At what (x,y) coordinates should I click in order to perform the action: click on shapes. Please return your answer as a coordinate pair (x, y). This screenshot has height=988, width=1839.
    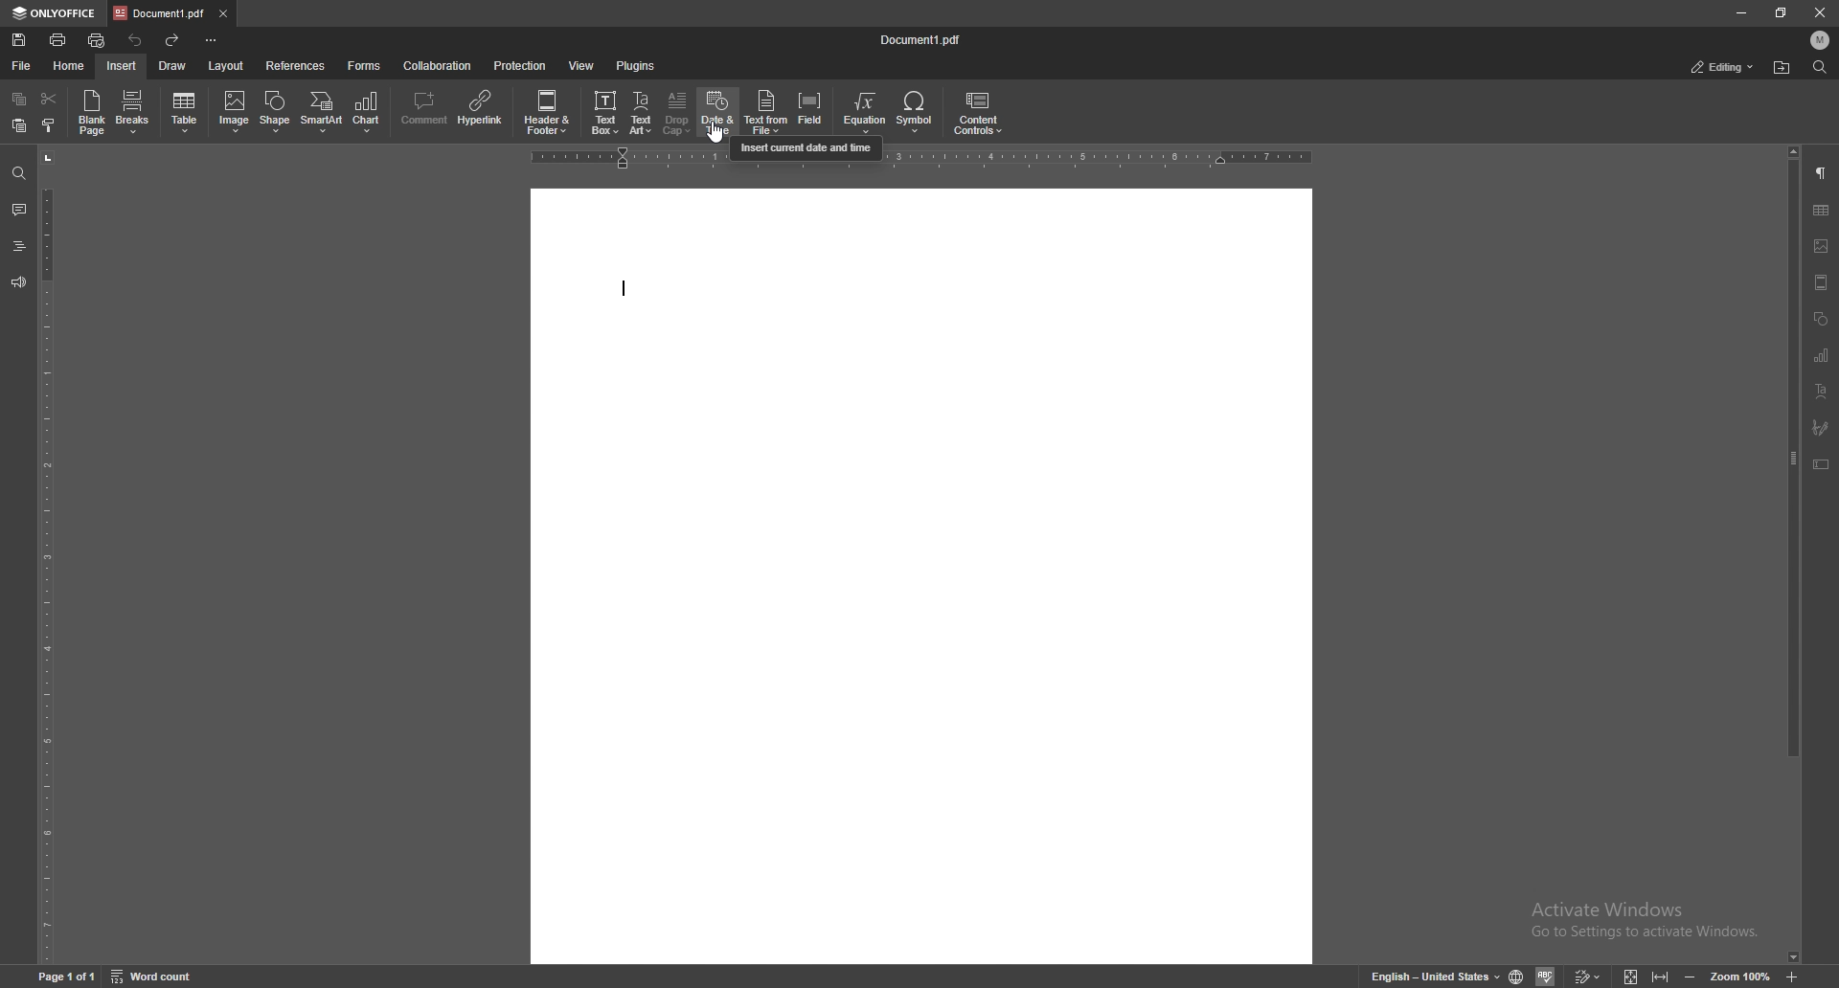
    Looking at the image, I should click on (1823, 319).